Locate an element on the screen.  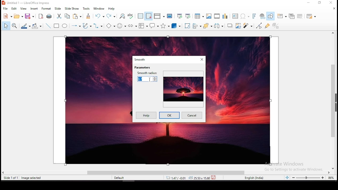
line color is located at coordinates (26, 26).